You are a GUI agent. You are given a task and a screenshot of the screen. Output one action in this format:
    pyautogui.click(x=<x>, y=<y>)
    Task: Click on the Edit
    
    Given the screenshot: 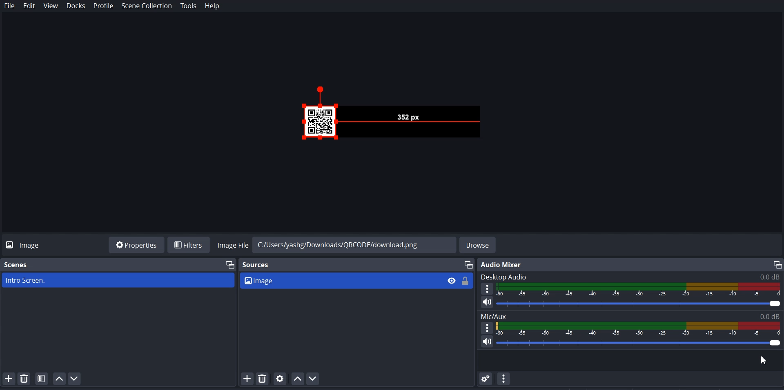 What is the action you would take?
    pyautogui.click(x=29, y=6)
    